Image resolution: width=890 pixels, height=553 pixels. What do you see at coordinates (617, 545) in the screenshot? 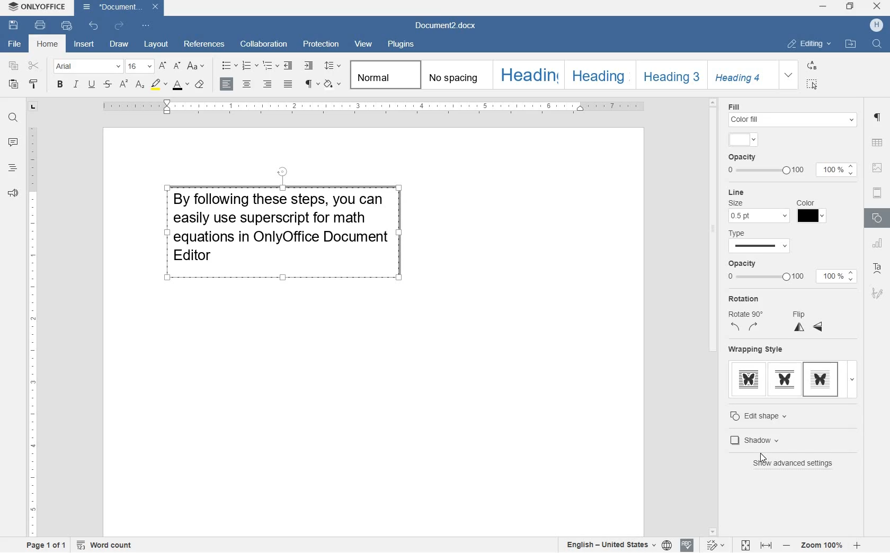
I see `select document/text language` at bounding box center [617, 545].